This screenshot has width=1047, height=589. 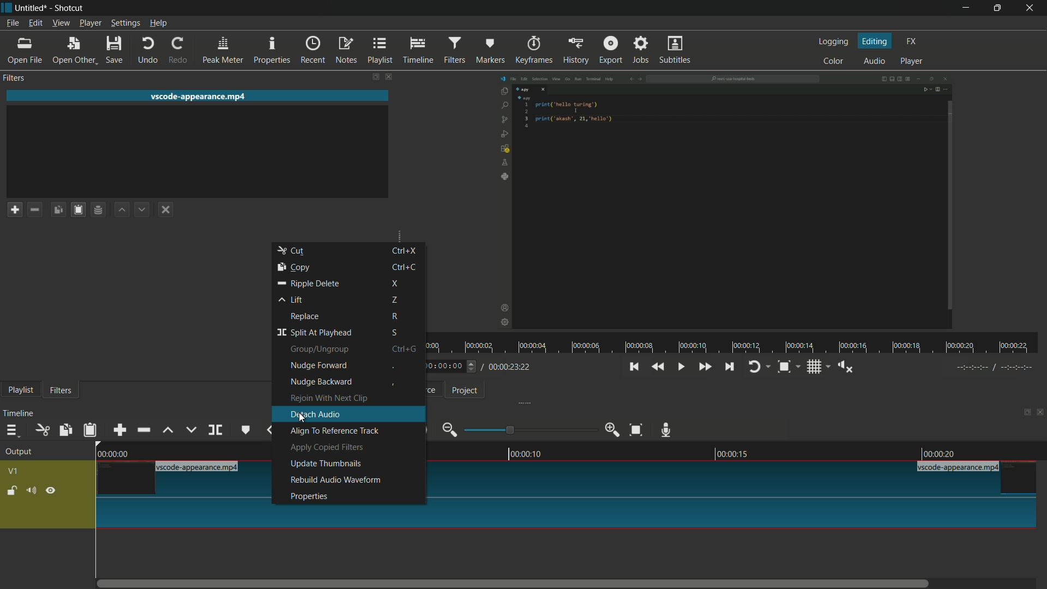 I want to click on playlist, so click(x=381, y=51).